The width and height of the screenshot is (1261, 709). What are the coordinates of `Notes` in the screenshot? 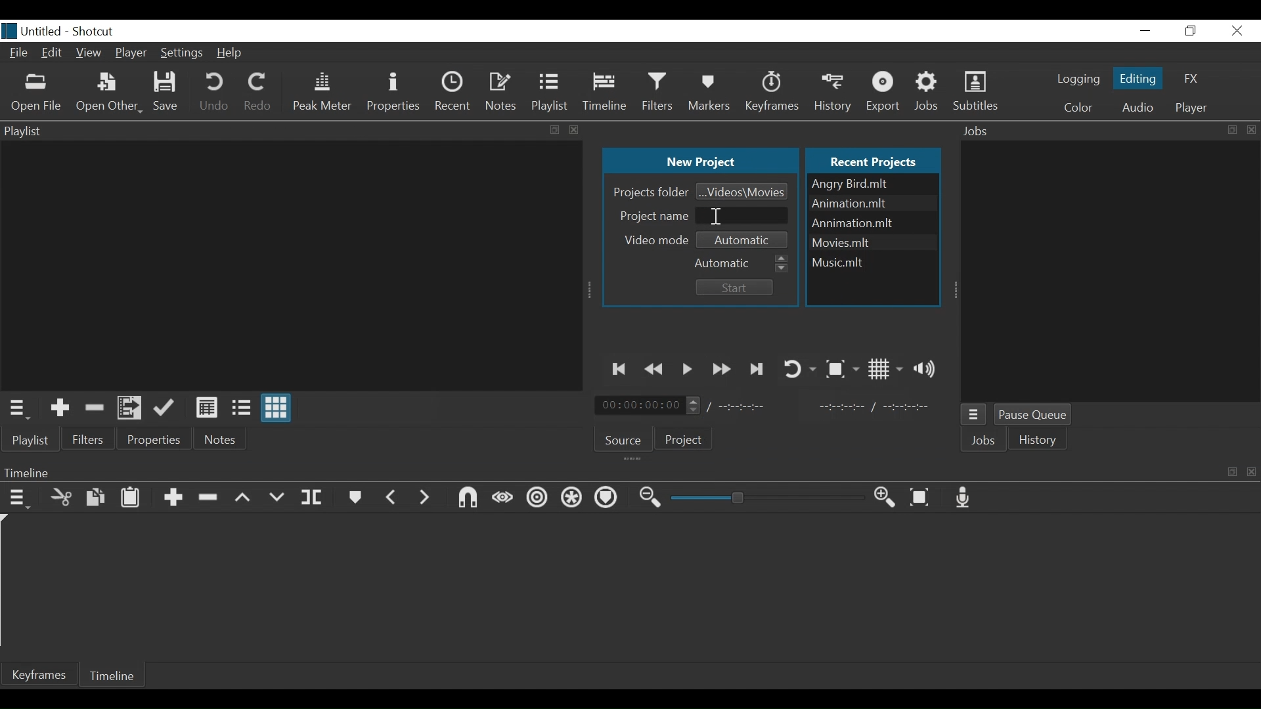 It's located at (222, 439).